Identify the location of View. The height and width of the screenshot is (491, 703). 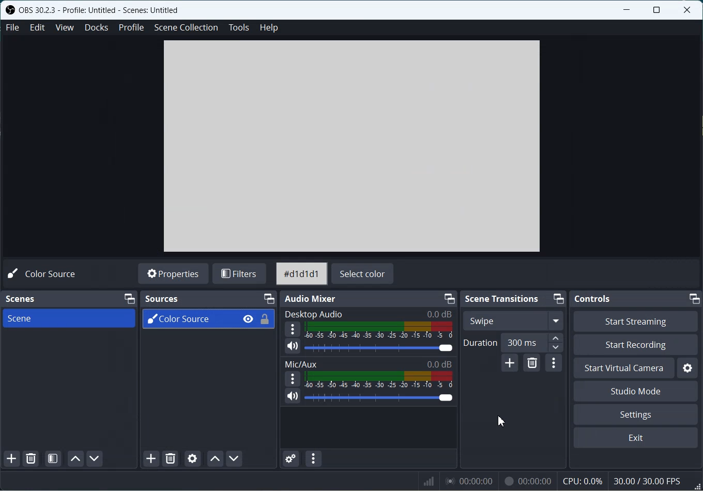
(65, 27).